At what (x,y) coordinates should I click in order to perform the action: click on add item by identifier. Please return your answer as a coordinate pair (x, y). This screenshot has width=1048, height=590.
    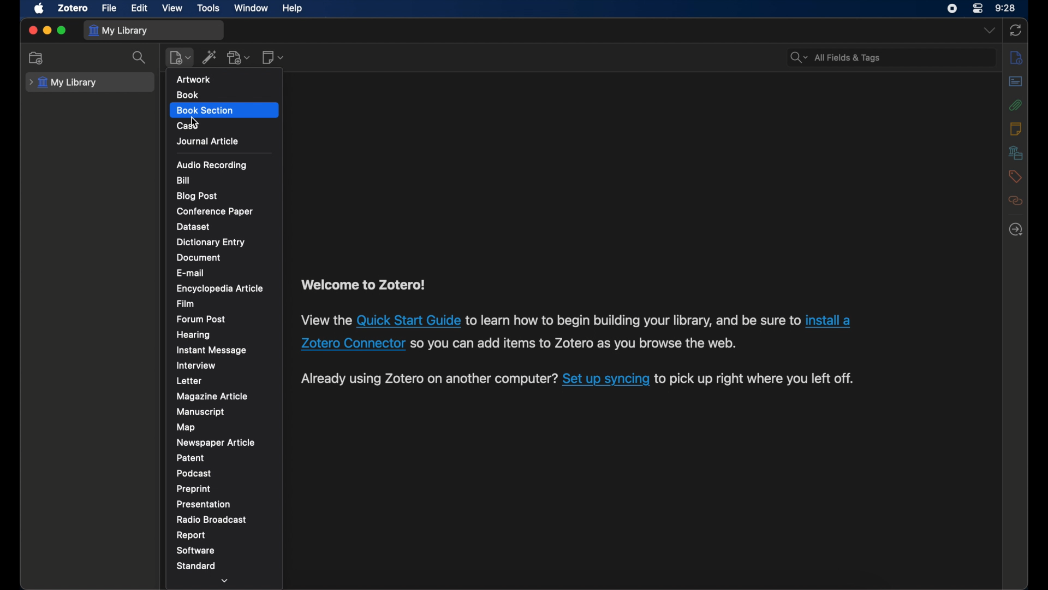
    Looking at the image, I should click on (209, 57).